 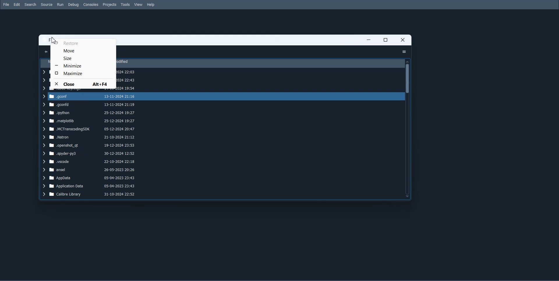 What do you see at coordinates (89, 121) in the screenshot?
I see `matplotiib 25-12-2024 19:27` at bounding box center [89, 121].